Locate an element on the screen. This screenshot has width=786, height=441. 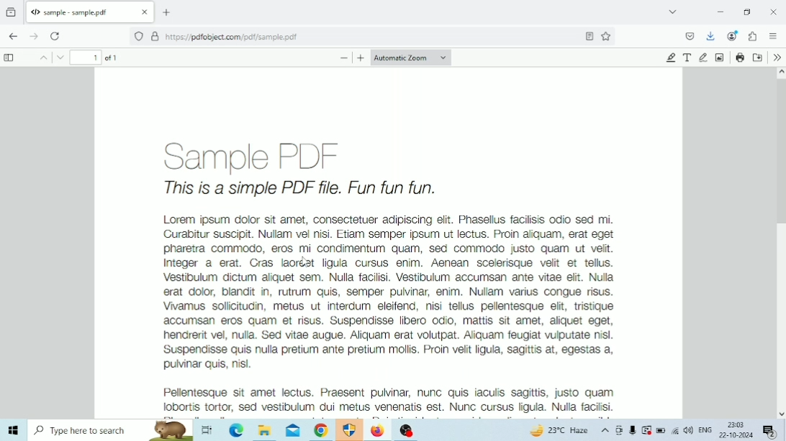
PDF Content is located at coordinates (389, 243).